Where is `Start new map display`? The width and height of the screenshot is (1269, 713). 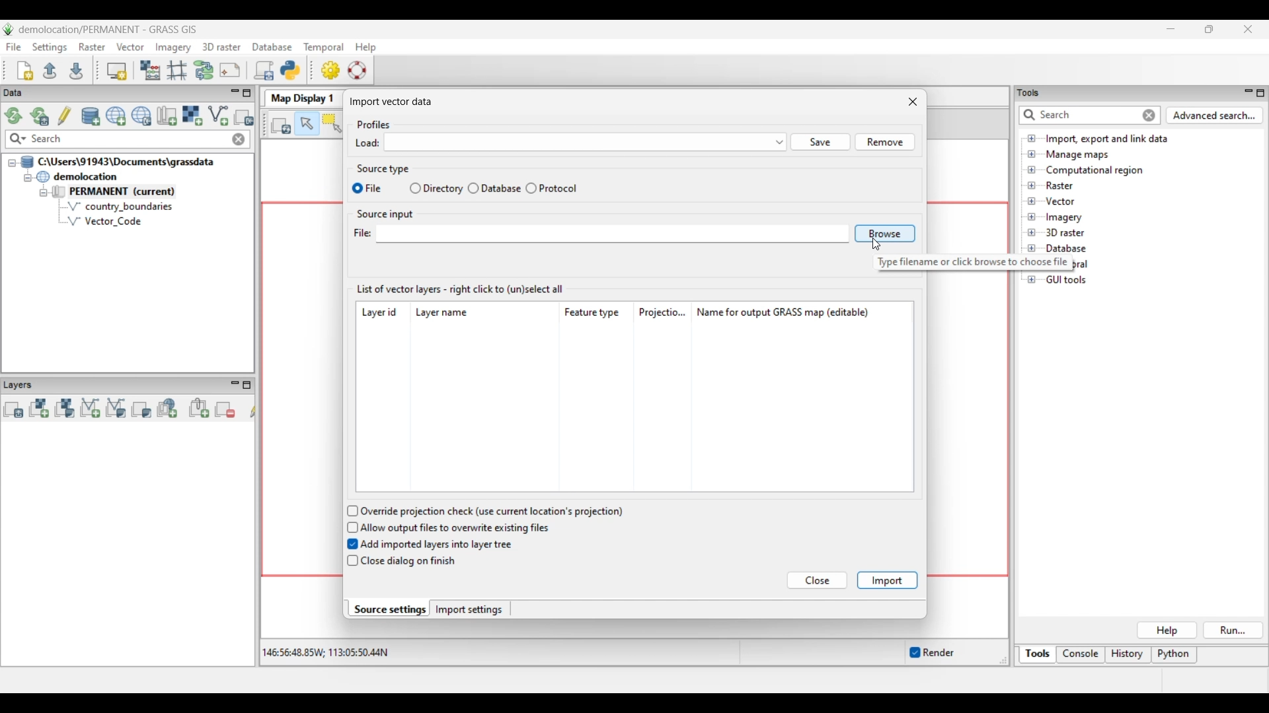
Start new map display is located at coordinates (117, 71).